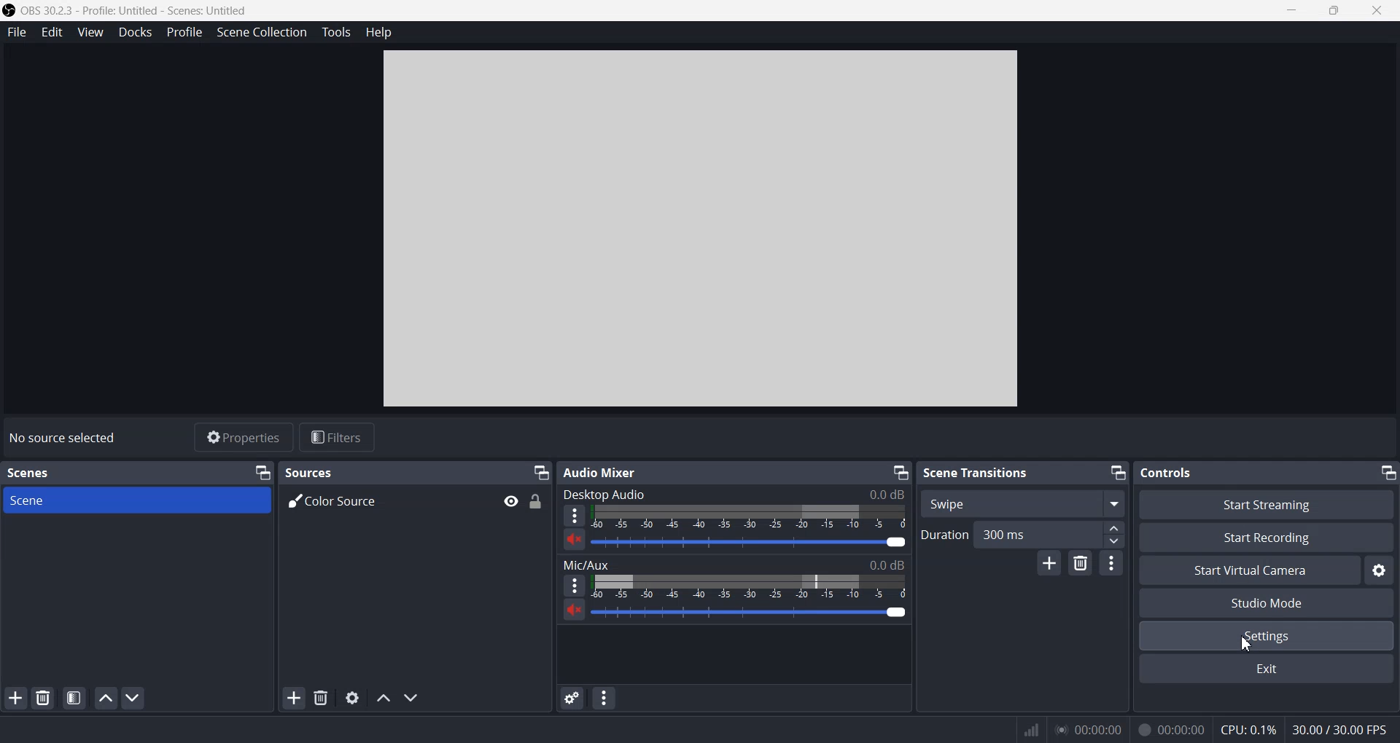 The width and height of the screenshot is (1400, 743). What do you see at coordinates (139, 500) in the screenshot?
I see `Scene` at bounding box center [139, 500].